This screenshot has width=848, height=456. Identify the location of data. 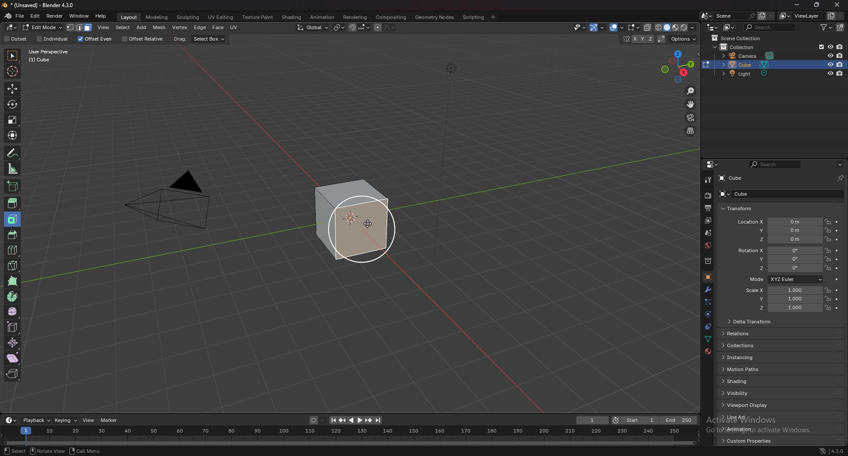
(707, 340).